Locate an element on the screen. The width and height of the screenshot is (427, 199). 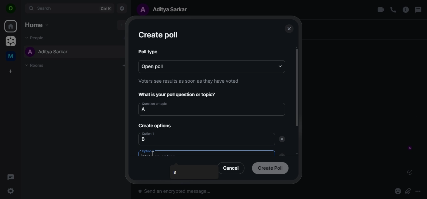
message sent by  is located at coordinates (410, 148).